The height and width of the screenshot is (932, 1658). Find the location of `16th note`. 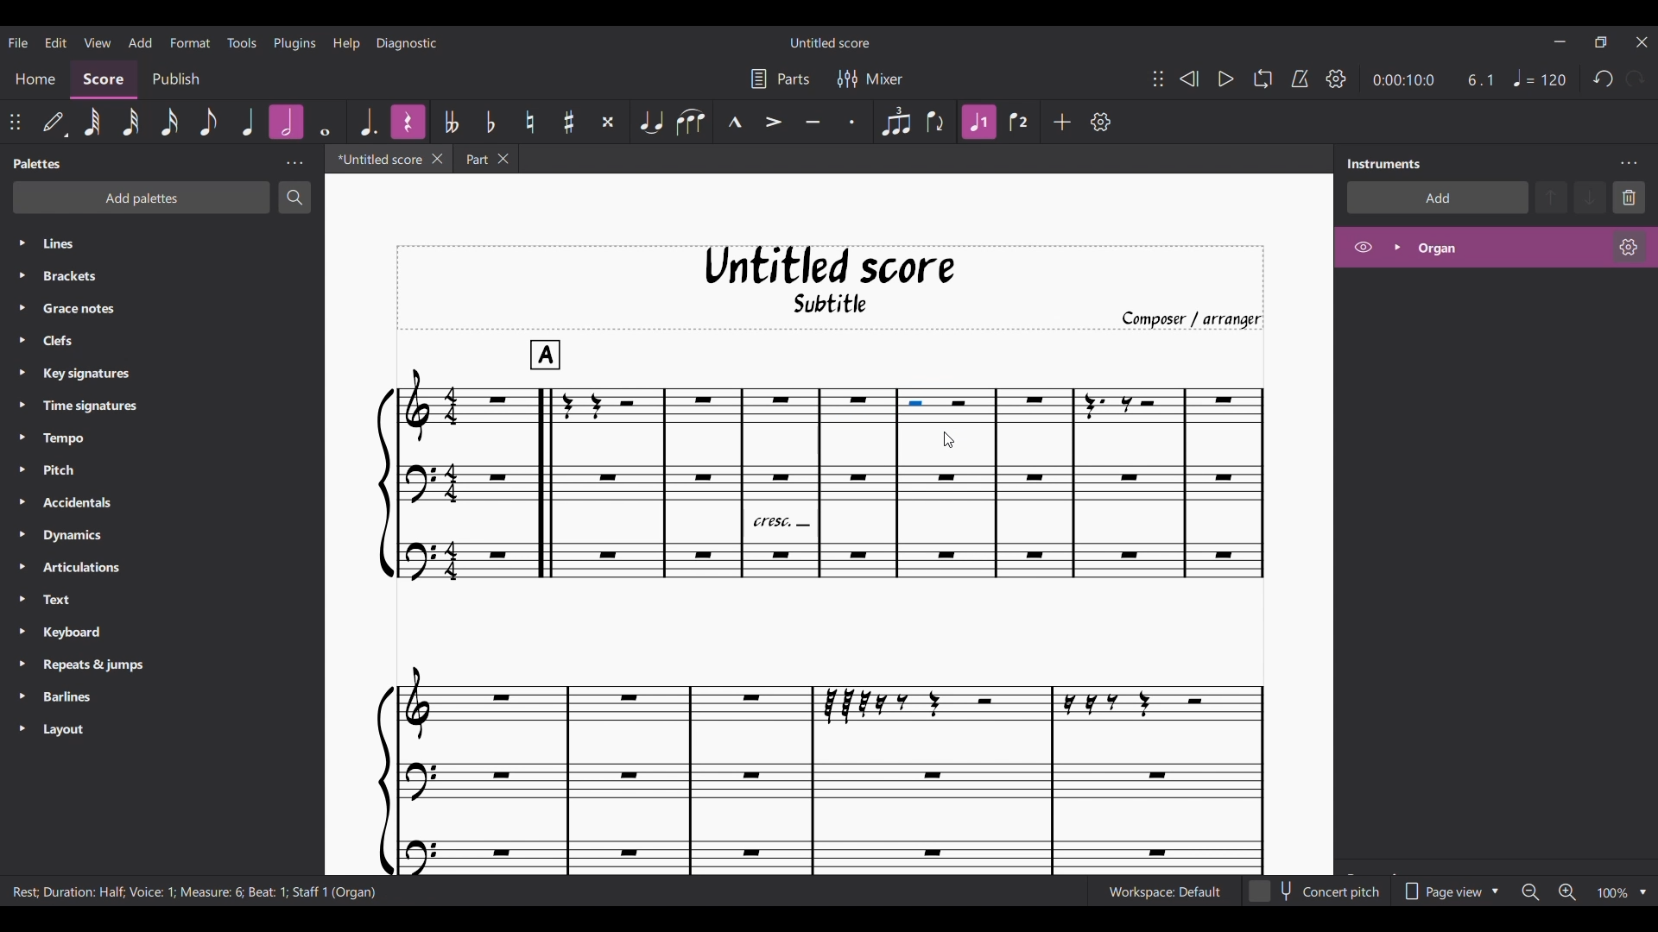

16th note is located at coordinates (169, 123).